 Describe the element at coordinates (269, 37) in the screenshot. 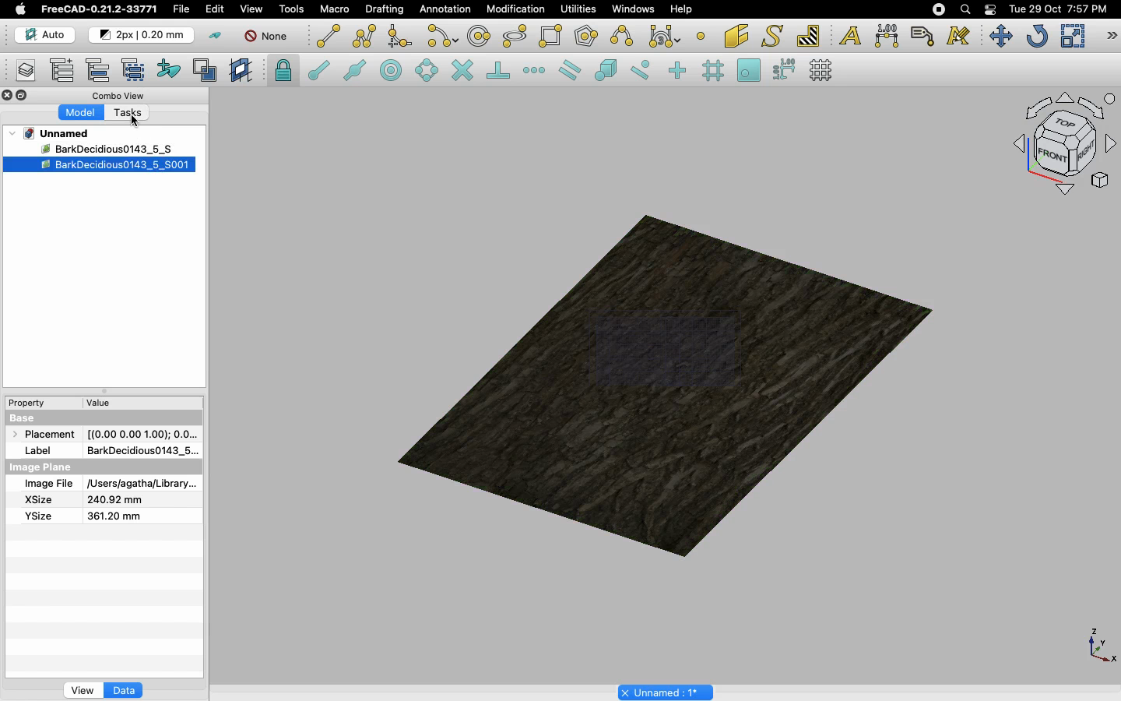

I see `Autogroup off` at that location.